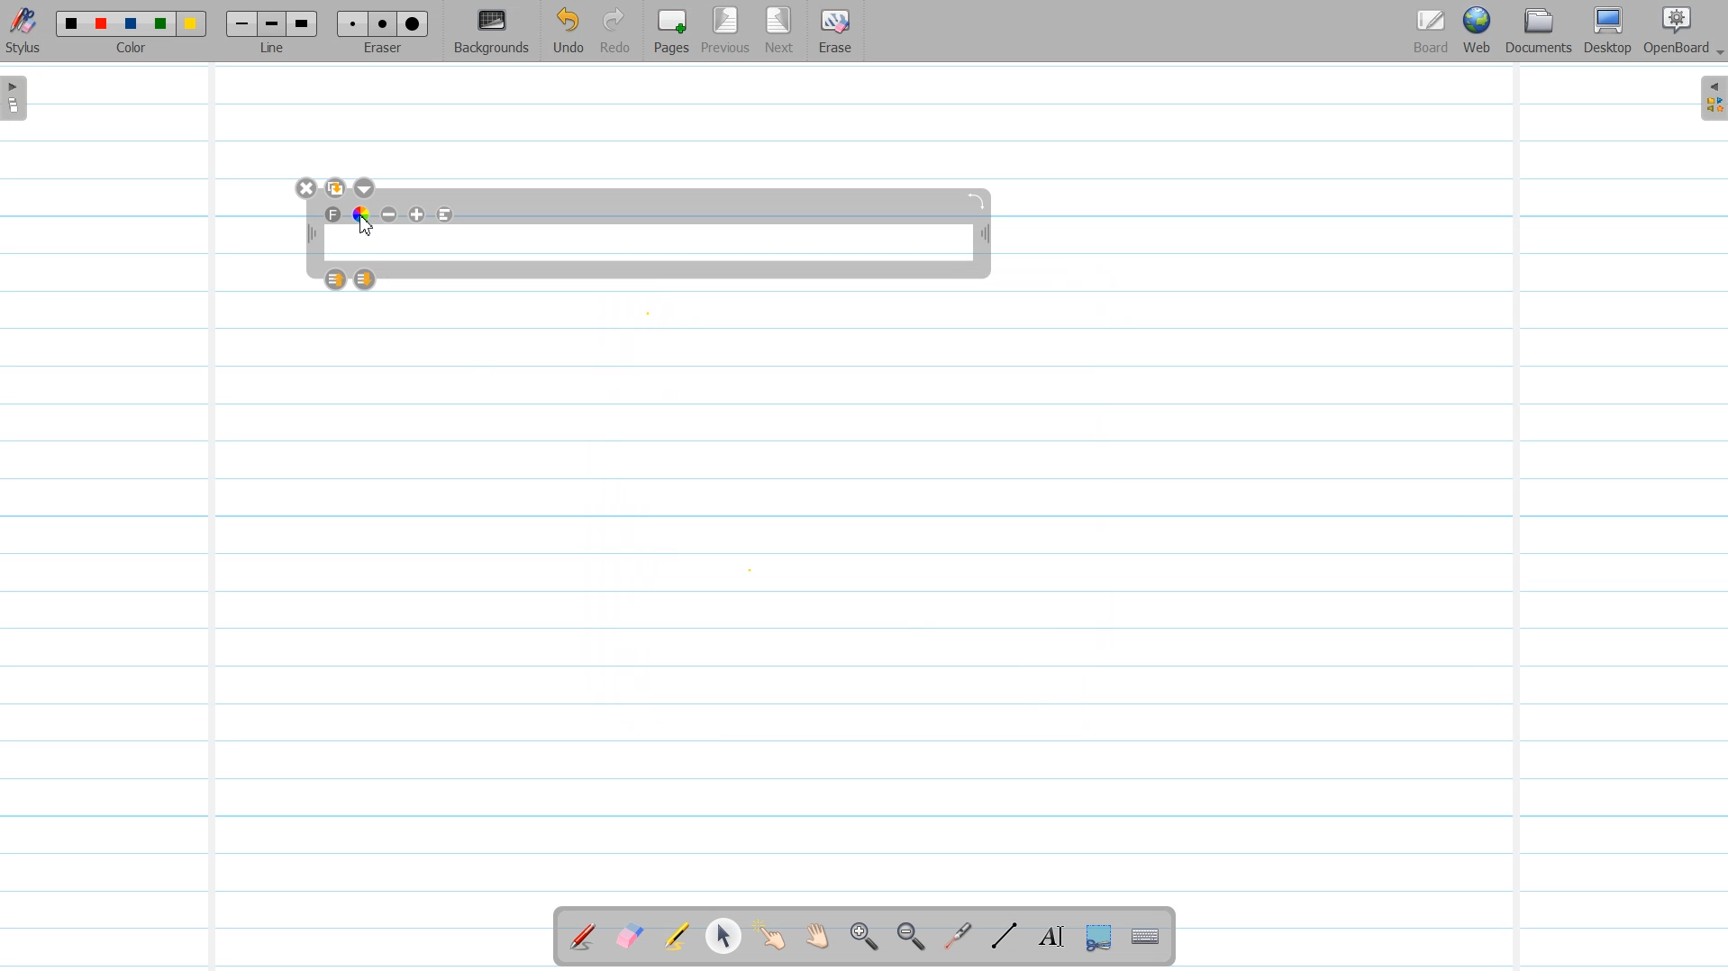 This screenshot has height=971, width=1728. Describe the element at coordinates (779, 32) in the screenshot. I see `Next` at that location.